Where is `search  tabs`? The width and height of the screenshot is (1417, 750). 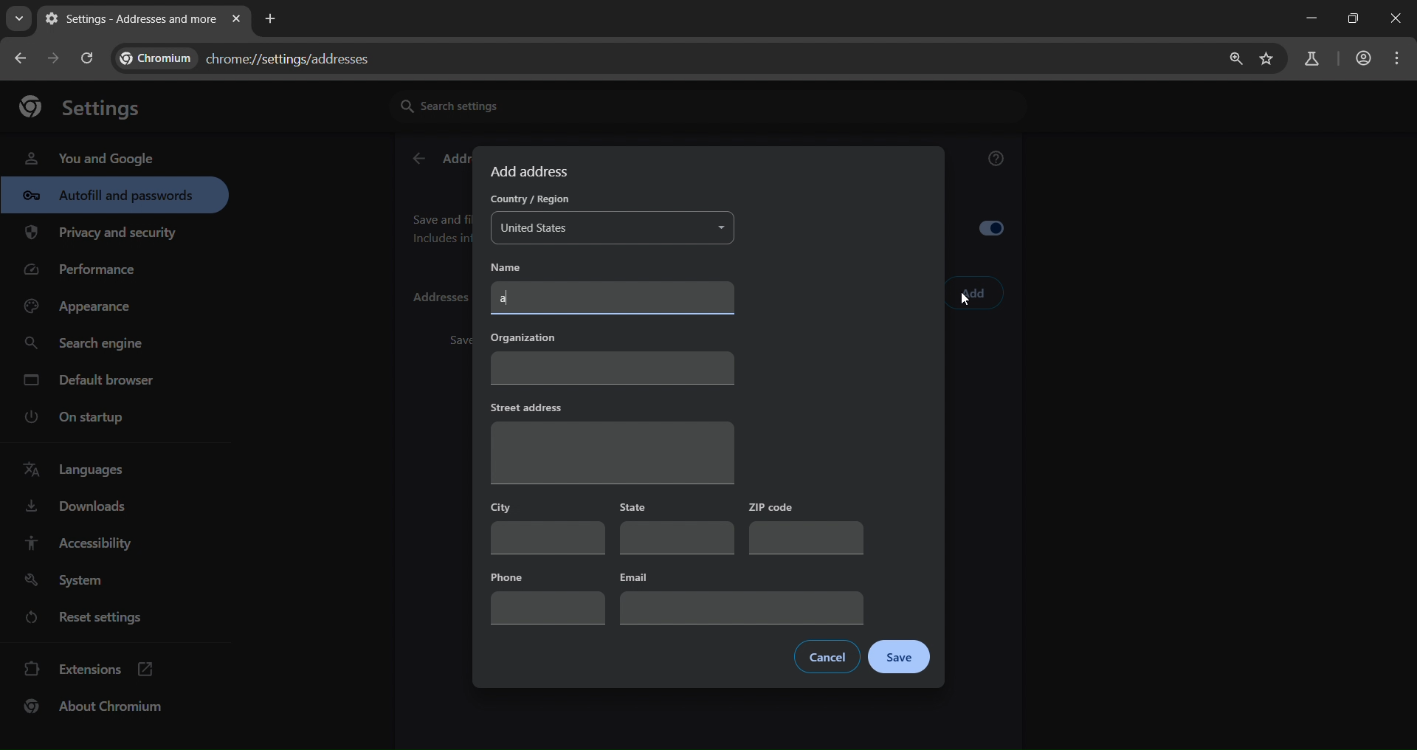
search  tabs is located at coordinates (18, 18).